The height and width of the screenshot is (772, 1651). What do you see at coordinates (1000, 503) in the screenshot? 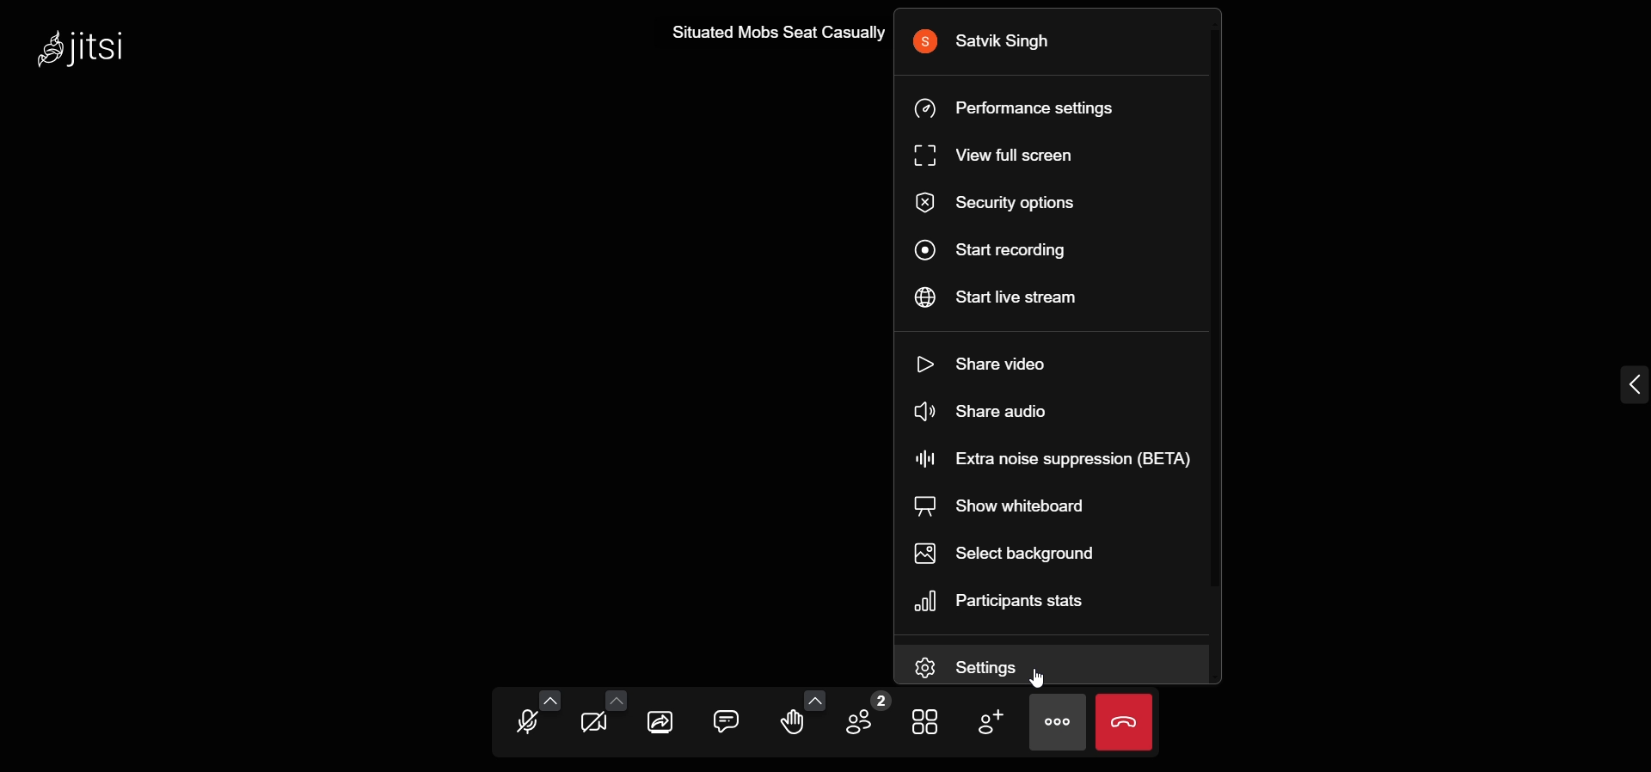
I see `show whiteboard` at bounding box center [1000, 503].